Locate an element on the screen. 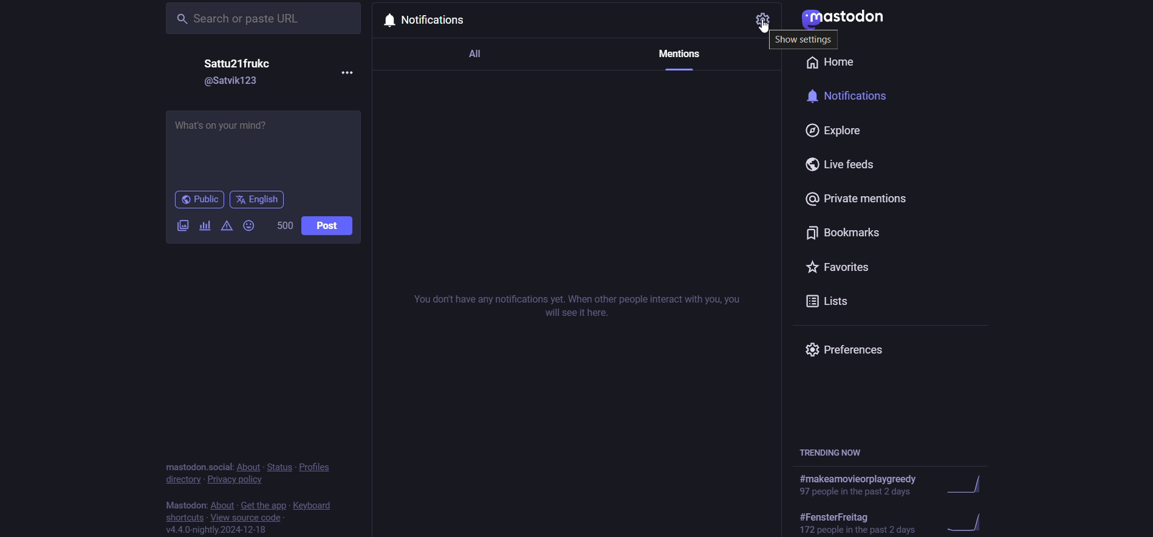 The height and width of the screenshot is (537, 1153). trending graph is located at coordinates (963, 523).